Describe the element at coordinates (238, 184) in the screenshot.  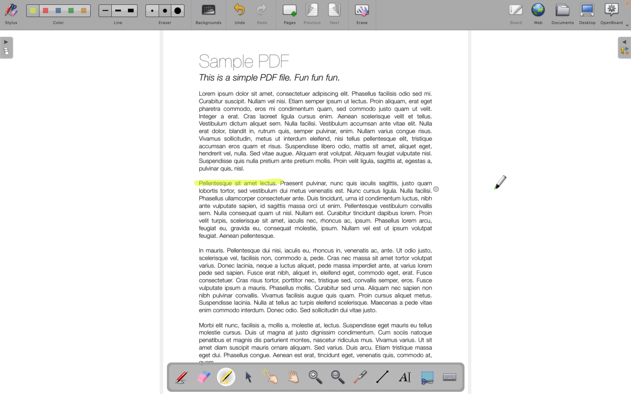
I see `highlighted text` at that location.